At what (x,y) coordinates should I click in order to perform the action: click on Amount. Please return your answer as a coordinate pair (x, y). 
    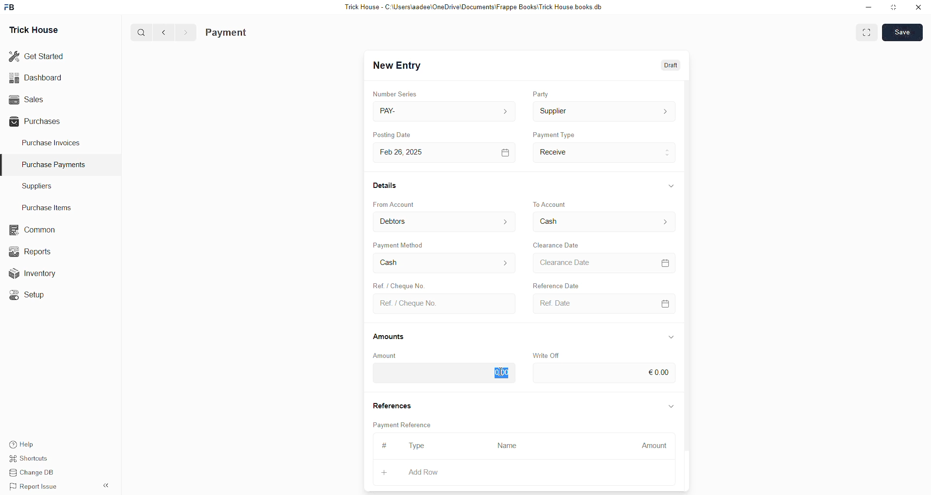
    Looking at the image, I should click on (655, 446).